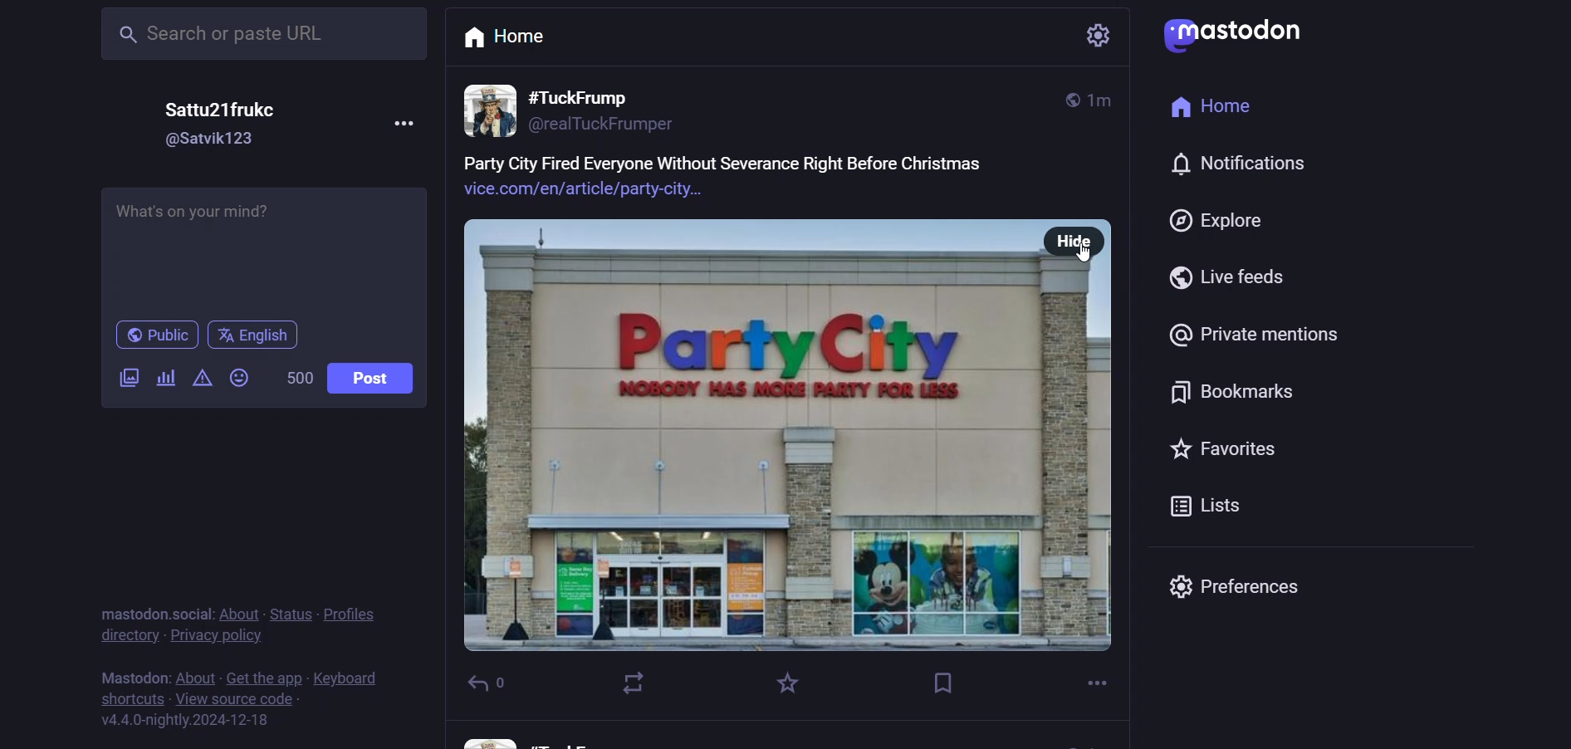  What do you see at coordinates (237, 376) in the screenshot?
I see `add emoji` at bounding box center [237, 376].